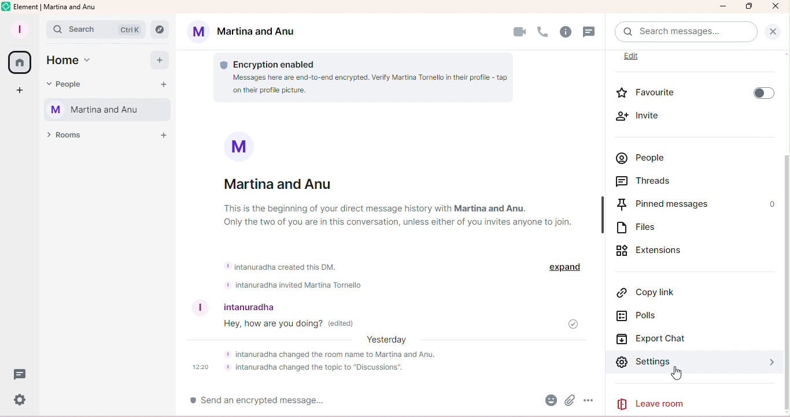  Describe the element at coordinates (774, 32) in the screenshot. I see `Close` at that location.